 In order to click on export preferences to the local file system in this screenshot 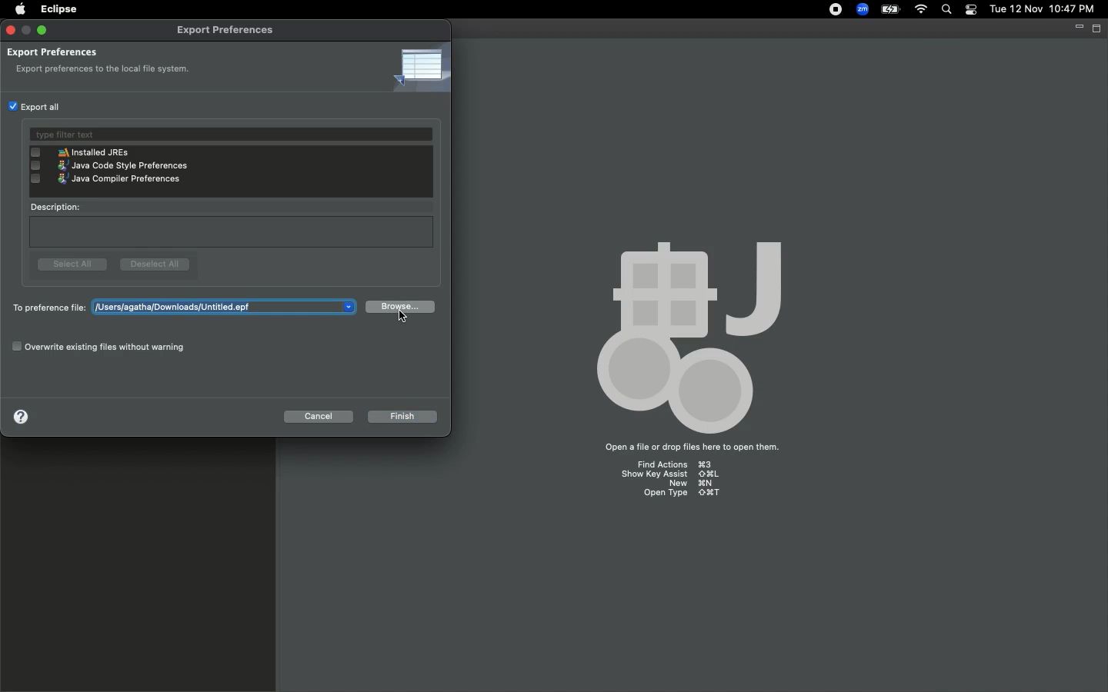, I will do `click(101, 70)`.